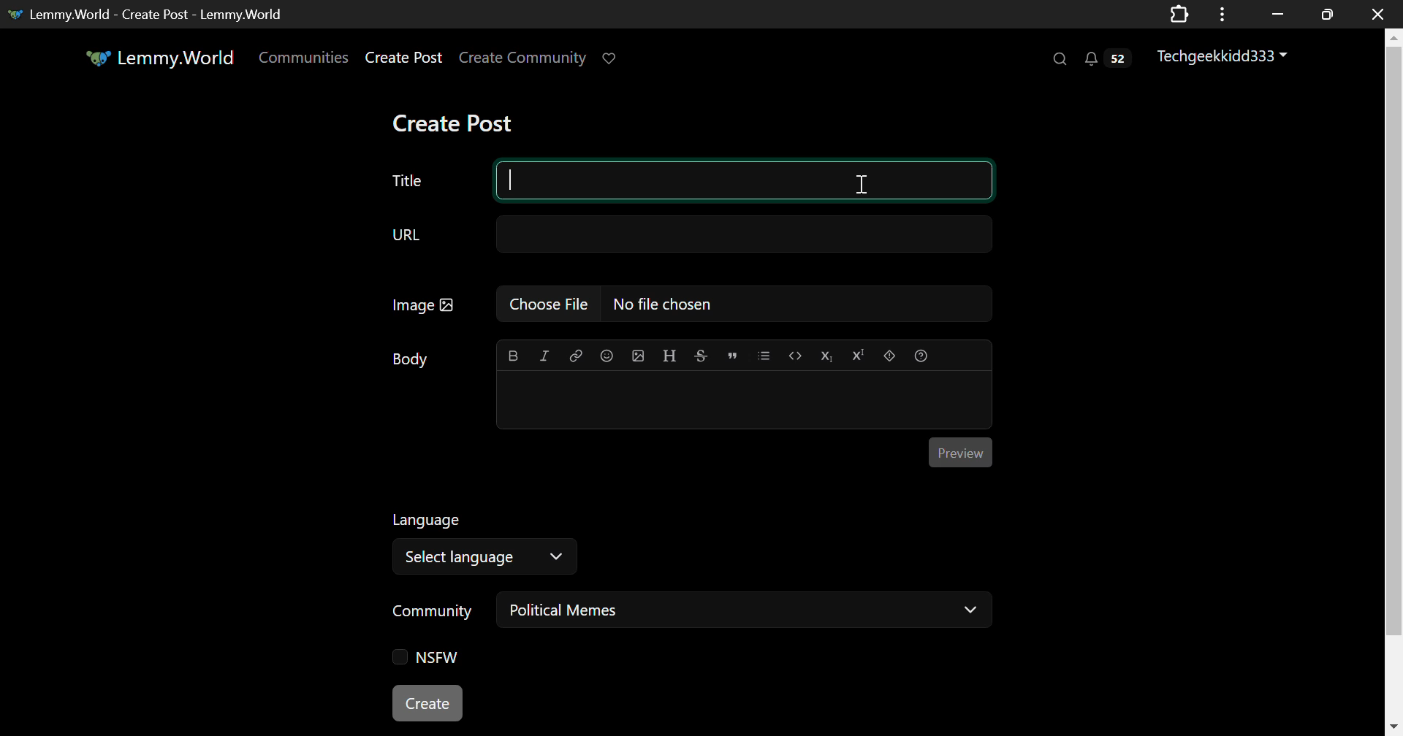  Describe the element at coordinates (512, 355) in the screenshot. I see `Bold` at that location.